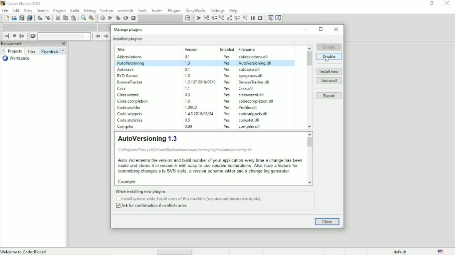 The width and height of the screenshot is (455, 255). What do you see at coordinates (174, 10) in the screenshot?
I see `Plugins` at bounding box center [174, 10].